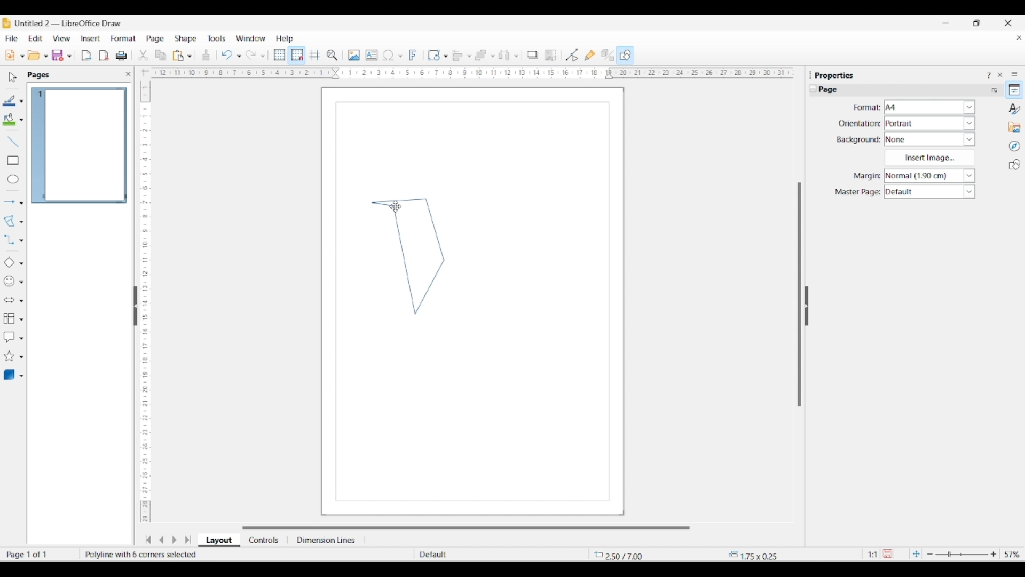  I want to click on Toggle point edit mode, so click(572, 56).